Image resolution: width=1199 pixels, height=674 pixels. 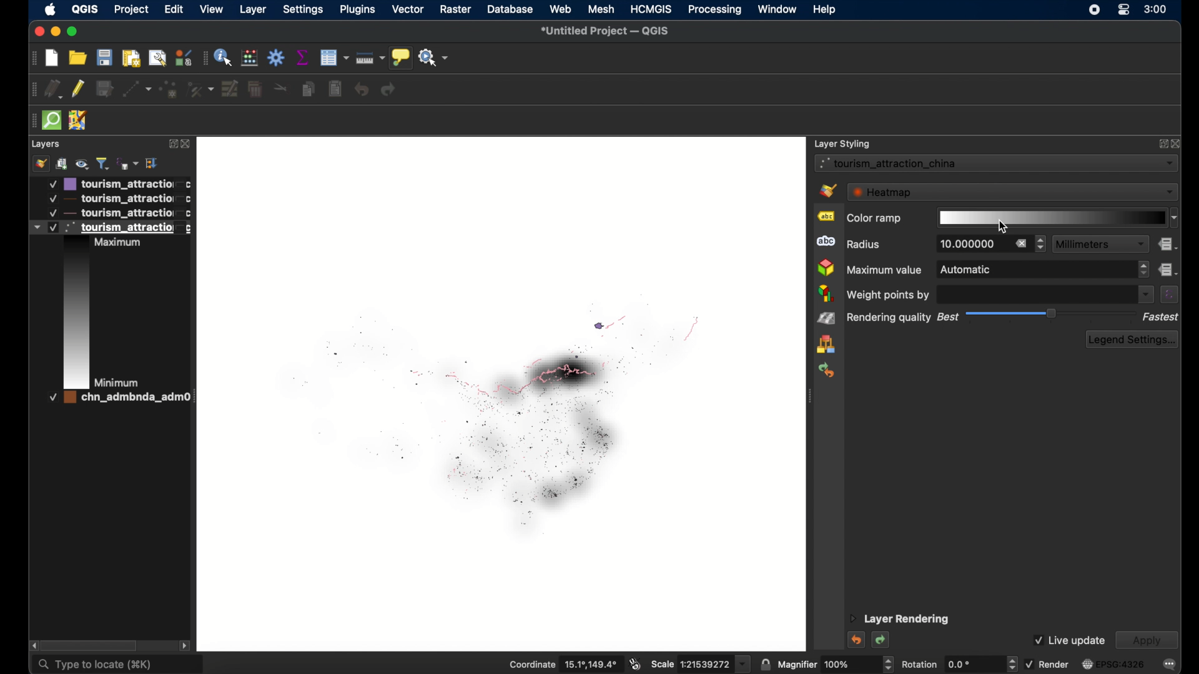 I want to click on layer 1, so click(x=119, y=183).